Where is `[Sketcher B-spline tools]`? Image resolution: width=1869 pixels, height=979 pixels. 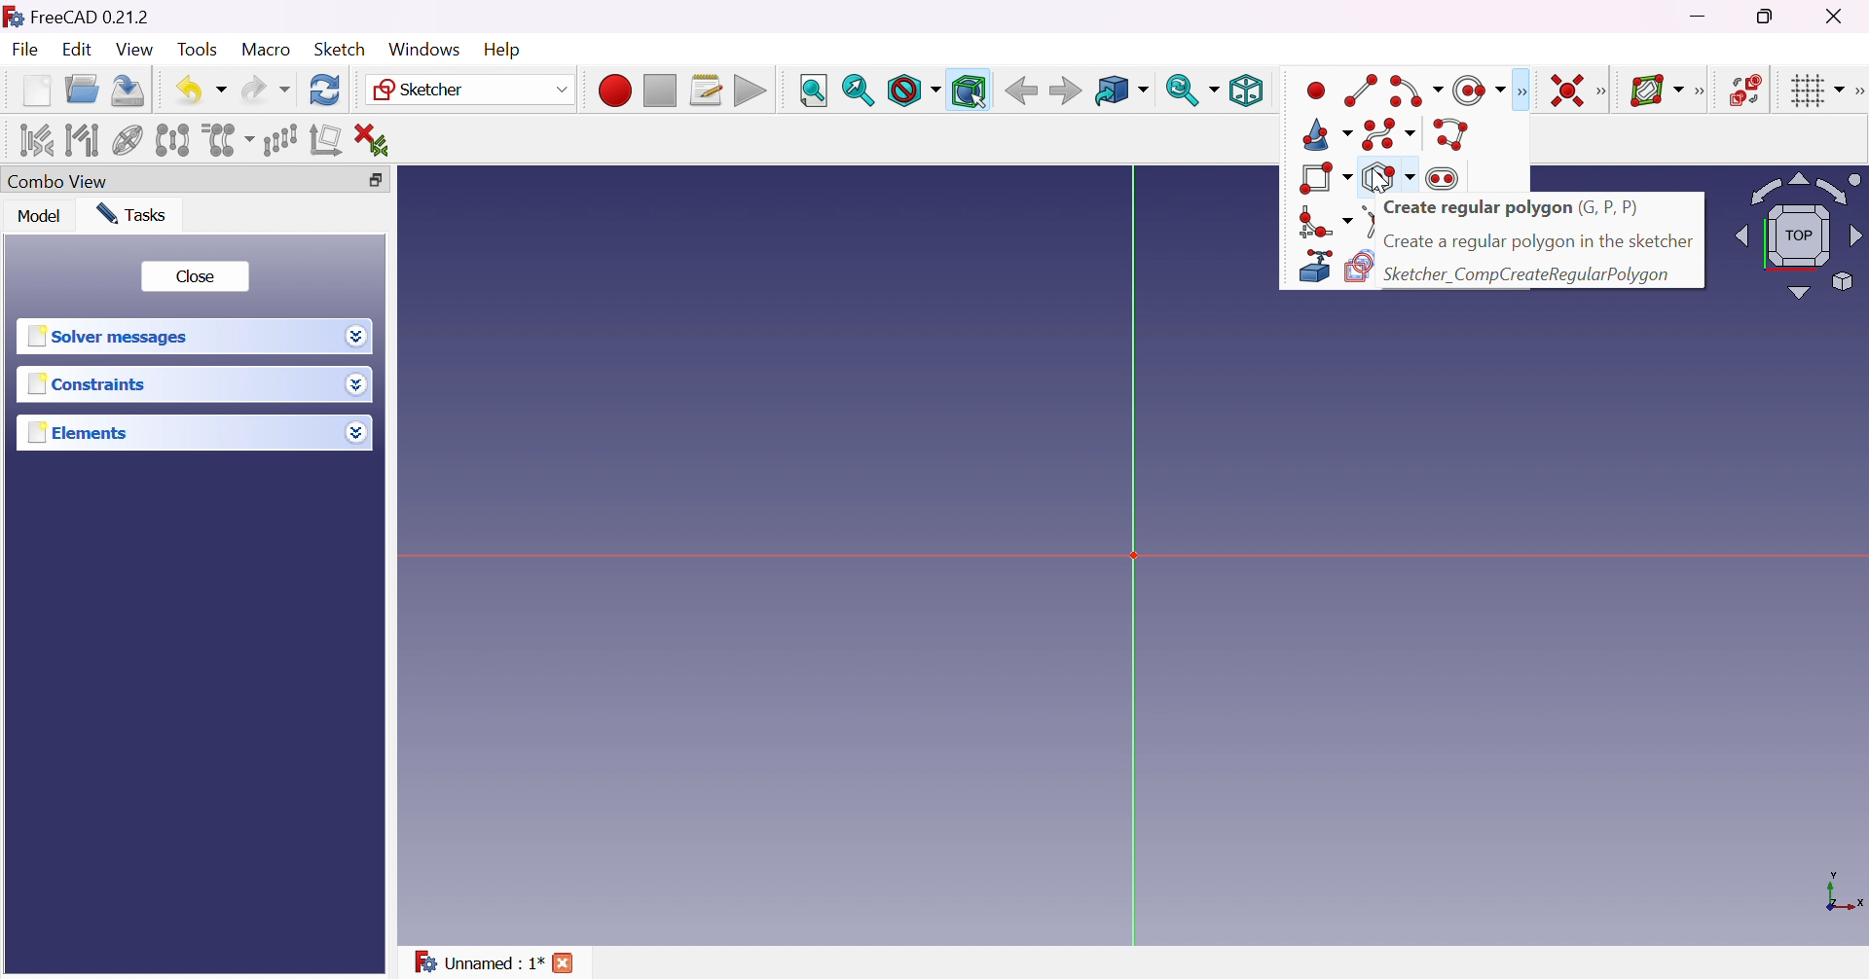
[Sketcher B-spline tools] is located at coordinates (1698, 92).